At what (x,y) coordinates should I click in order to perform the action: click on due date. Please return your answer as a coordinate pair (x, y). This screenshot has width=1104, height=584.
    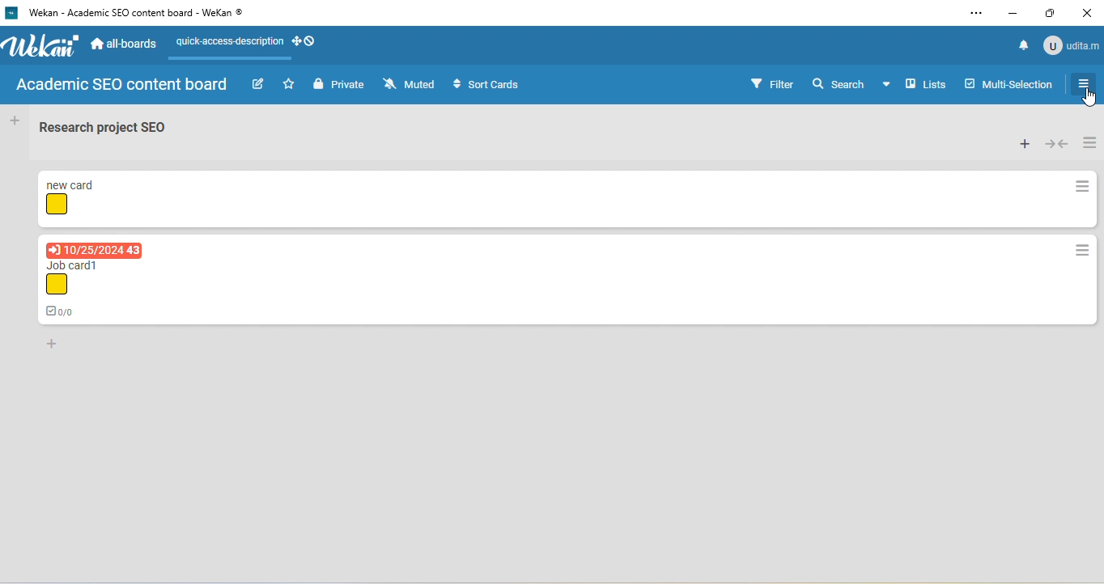
    Looking at the image, I should click on (95, 249).